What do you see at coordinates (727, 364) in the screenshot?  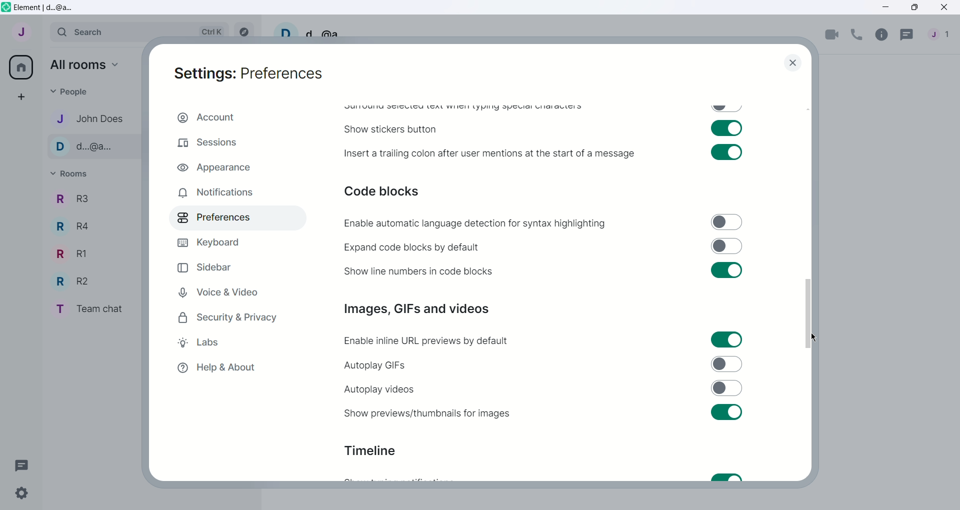 I see `Toggle switch off for autoplay GIFs` at bounding box center [727, 364].